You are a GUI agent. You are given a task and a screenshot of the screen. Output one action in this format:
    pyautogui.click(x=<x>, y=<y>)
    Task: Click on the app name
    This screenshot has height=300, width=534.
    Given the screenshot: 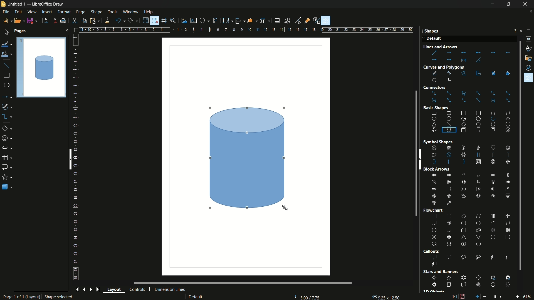 What is the action you would take?
    pyautogui.click(x=47, y=4)
    